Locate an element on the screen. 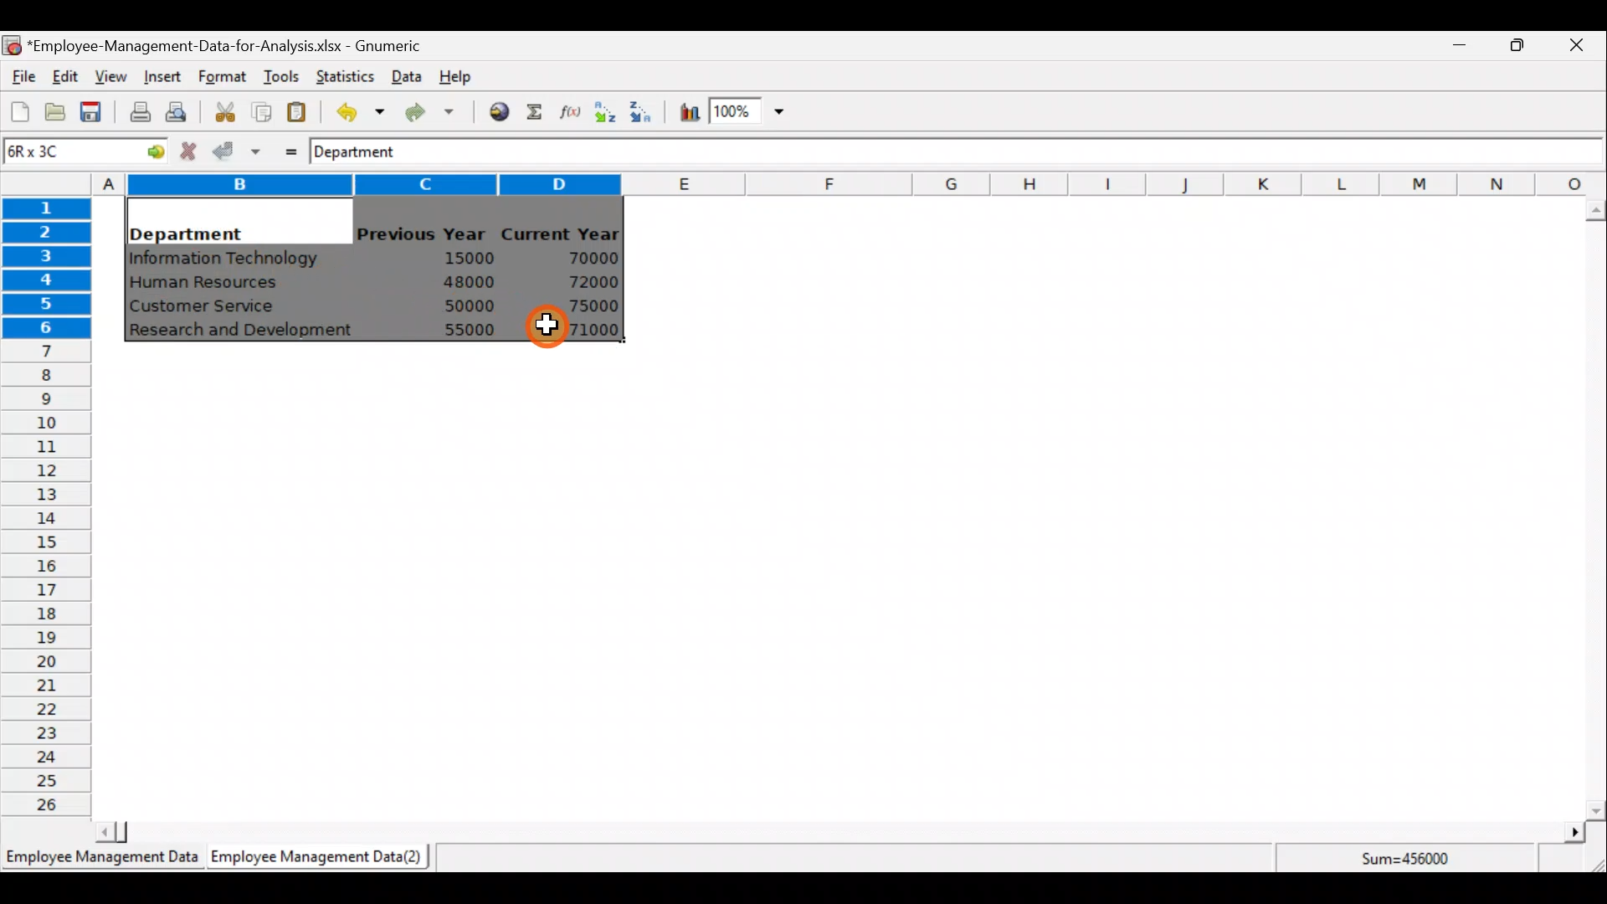 The height and width of the screenshot is (904, 1607). Close is located at coordinates (1575, 48).